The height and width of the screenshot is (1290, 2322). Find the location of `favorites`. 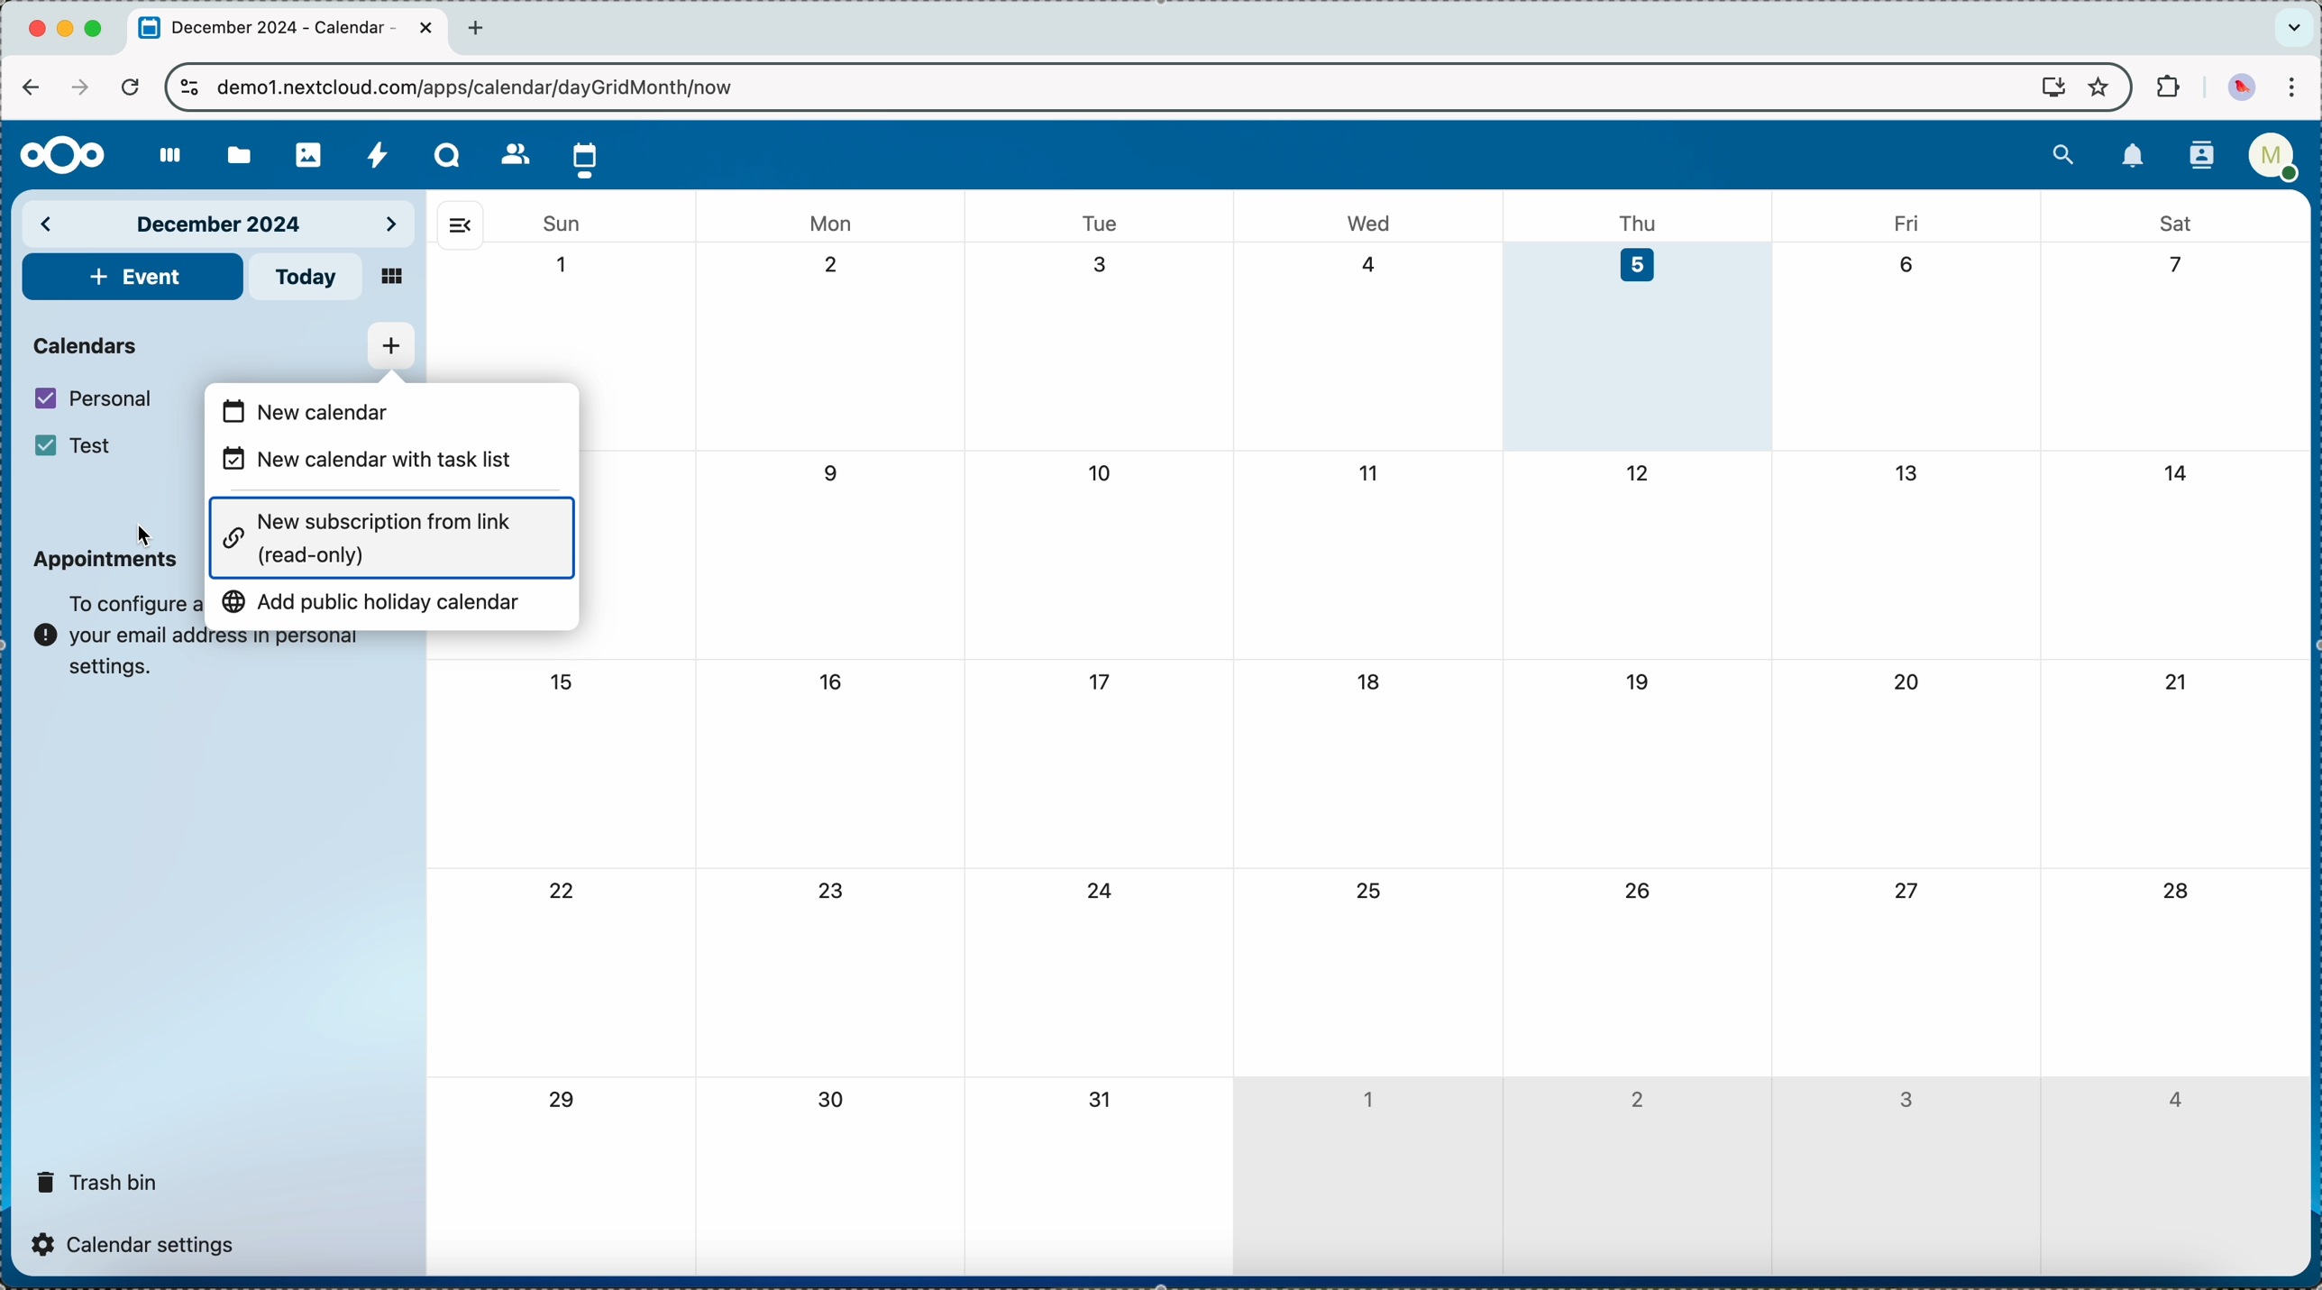

favorites is located at coordinates (2097, 86).